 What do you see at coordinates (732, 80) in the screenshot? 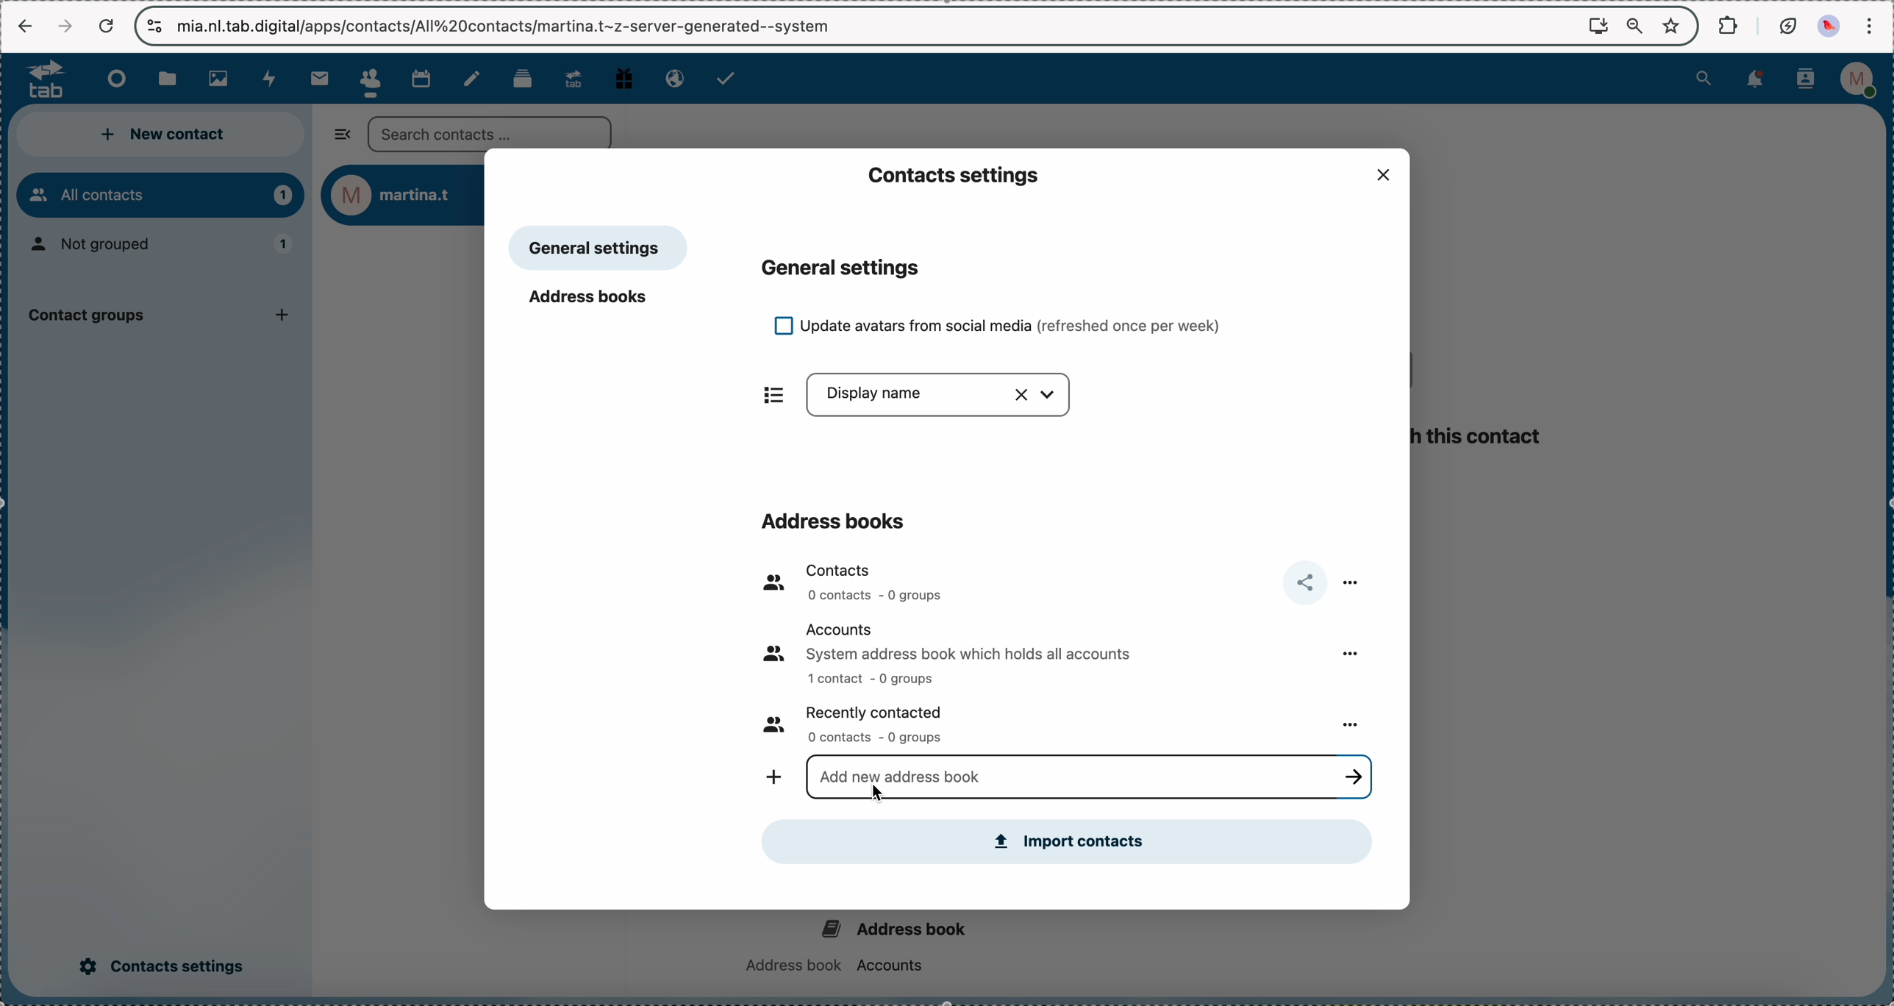
I see `tasks` at bounding box center [732, 80].